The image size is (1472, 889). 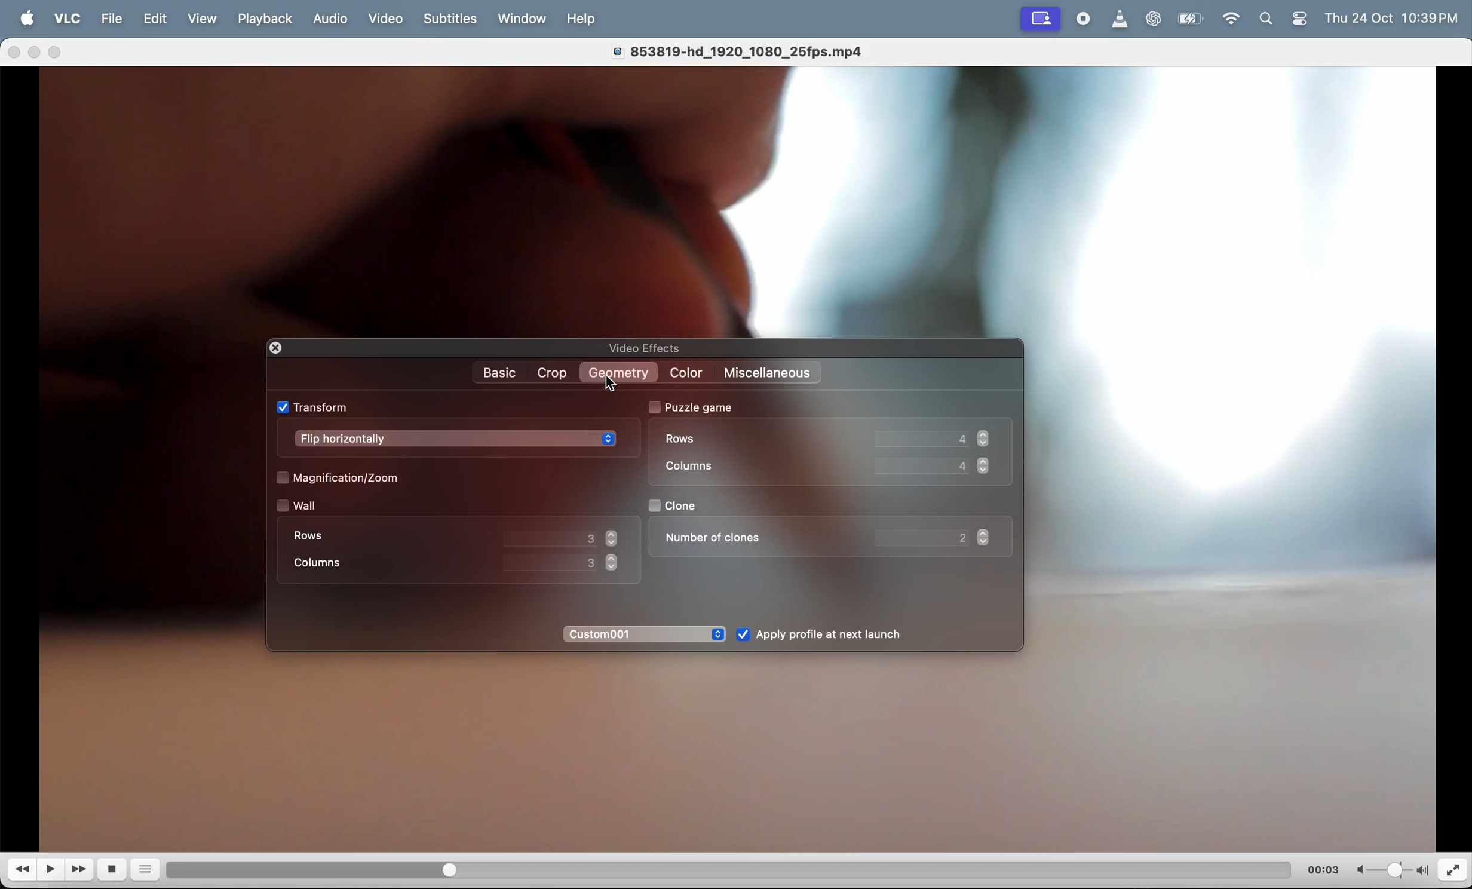 What do you see at coordinates (654, 505) in the screenshot?
I see `check box` at bounding box center [654, 505].